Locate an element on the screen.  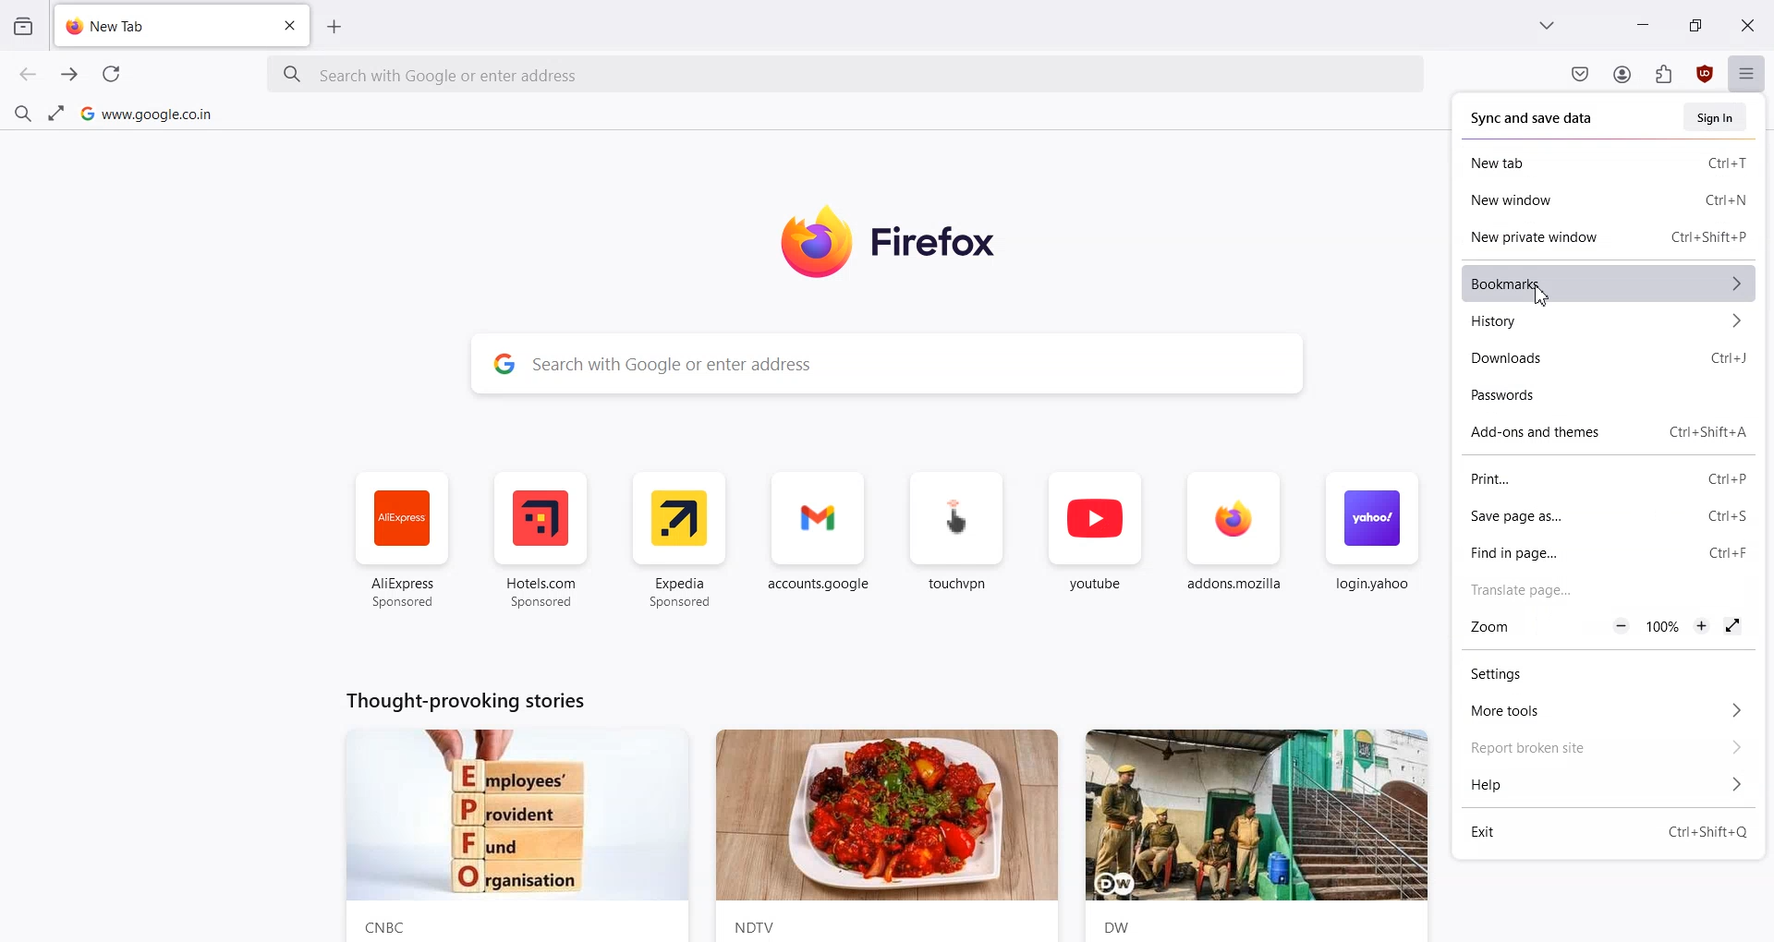
cursor is located at coordinates (1539, 298).